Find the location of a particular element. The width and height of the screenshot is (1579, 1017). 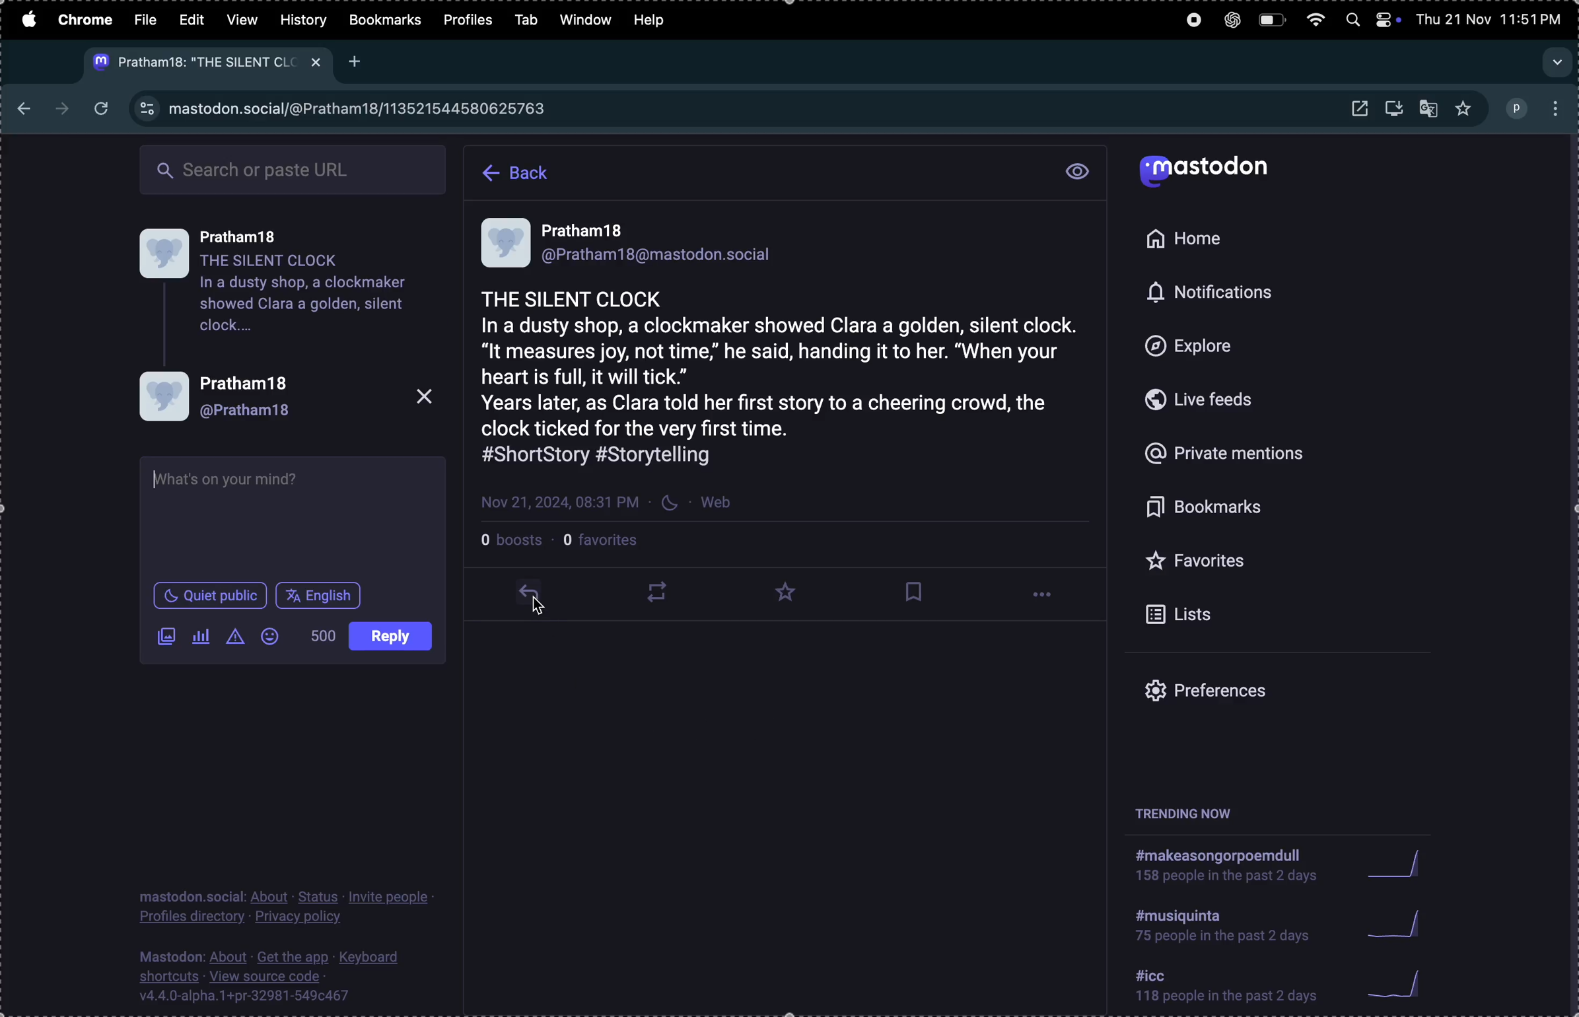

help is located at coordinates (656, 22).